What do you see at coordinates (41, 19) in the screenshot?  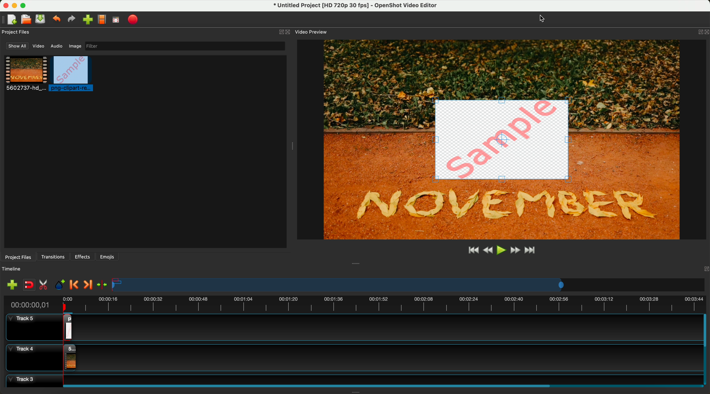 I see `save file` at bounding box center [41, 19].